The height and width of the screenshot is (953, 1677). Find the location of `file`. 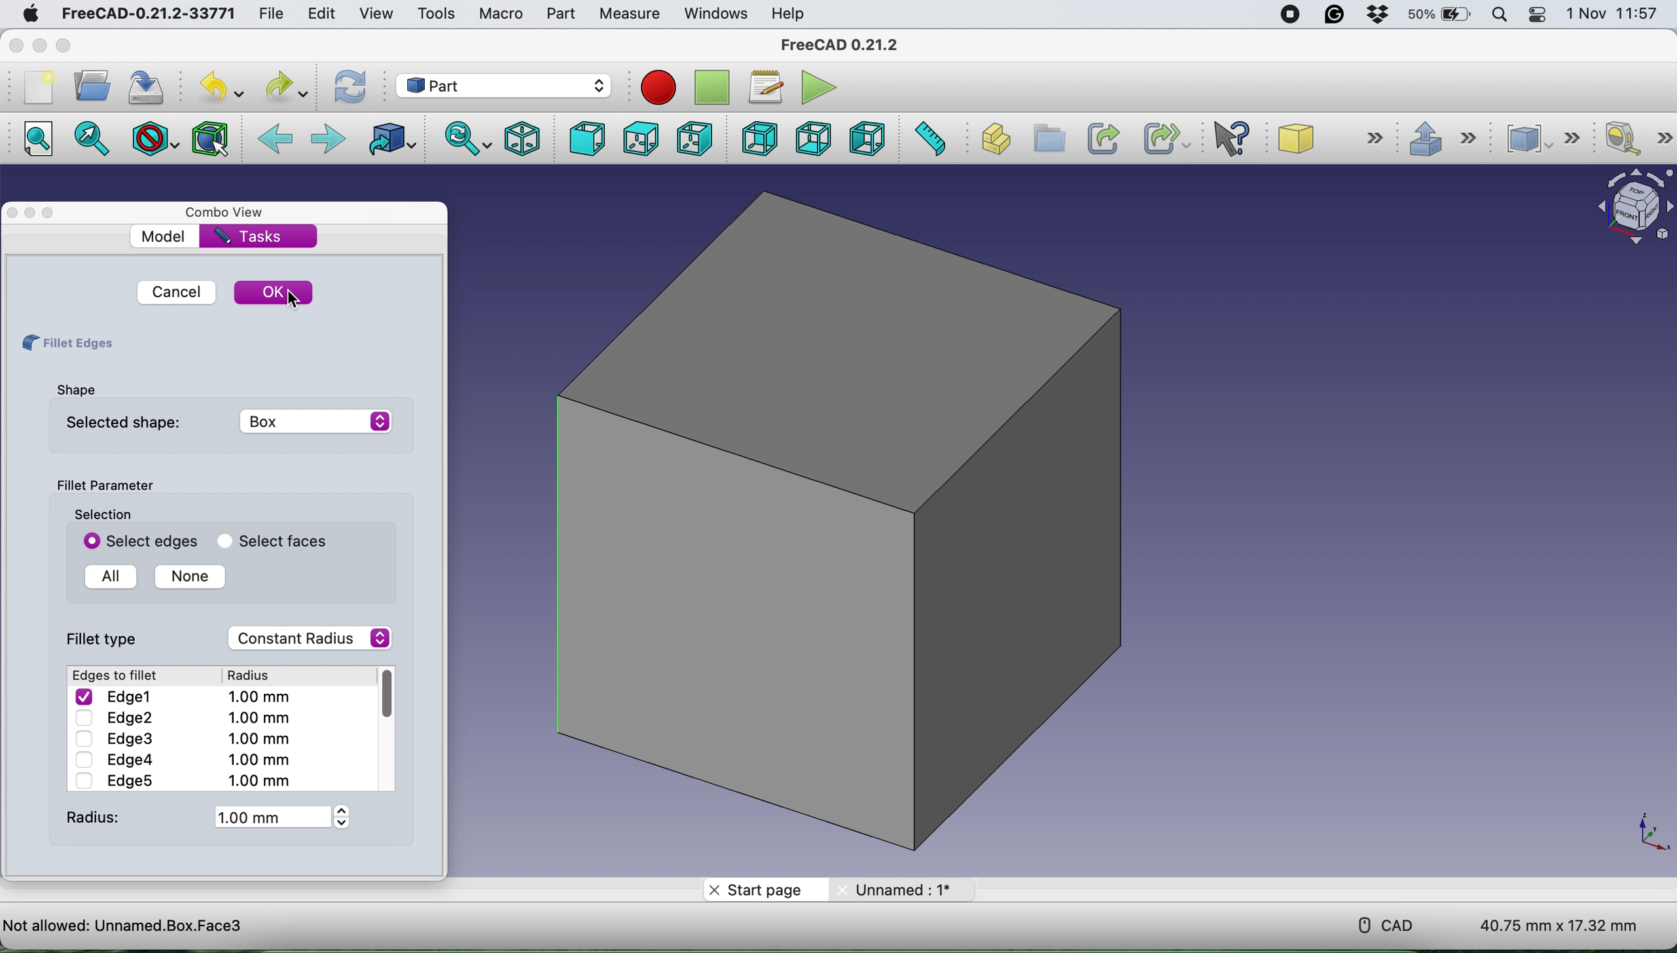

file is located at coordinates (272, 11).